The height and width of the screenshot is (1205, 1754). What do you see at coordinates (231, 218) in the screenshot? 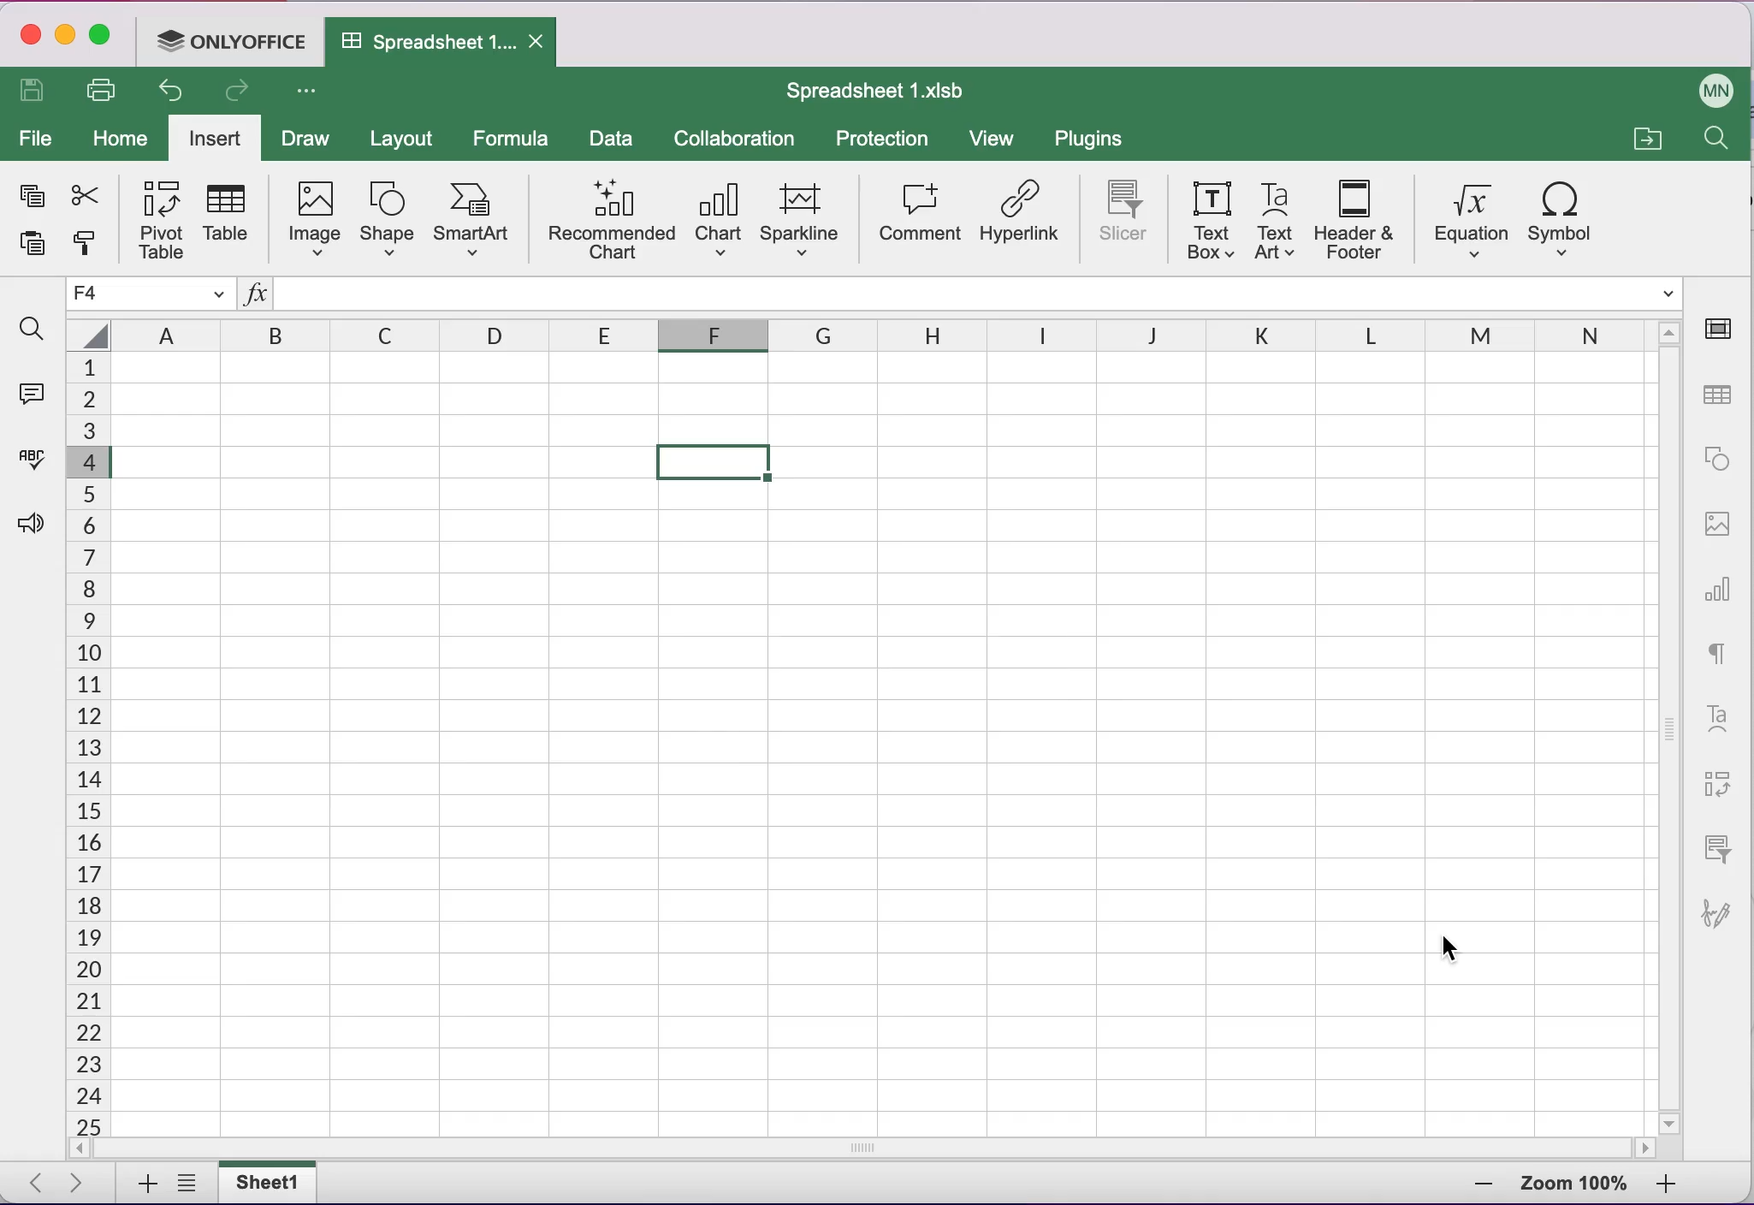
I see `table` at bounding box center [231, 218].